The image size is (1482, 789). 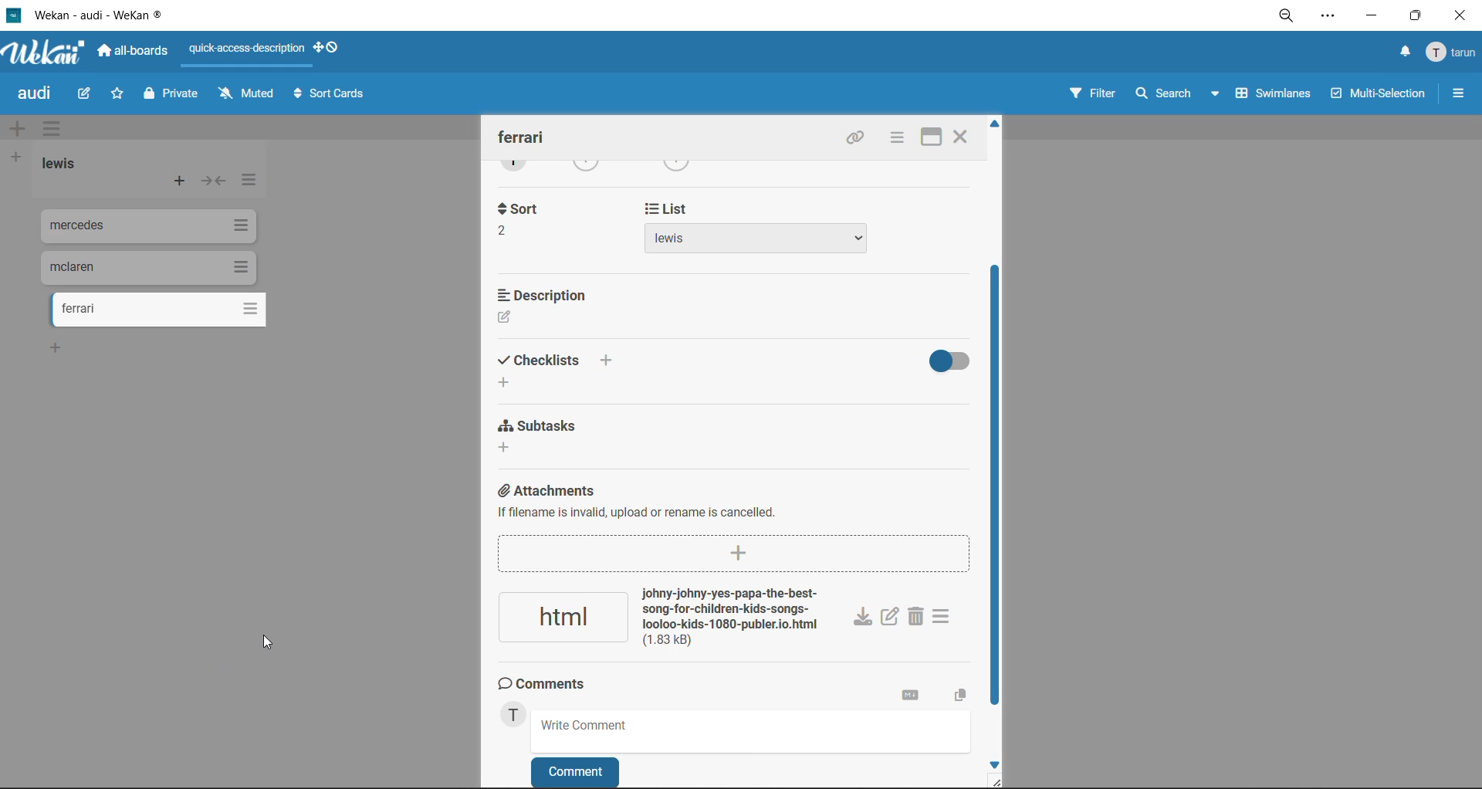 What do you see at coordinates (144, 266) in the screenshot?
I see `cards` at bounding box center [144, 266].